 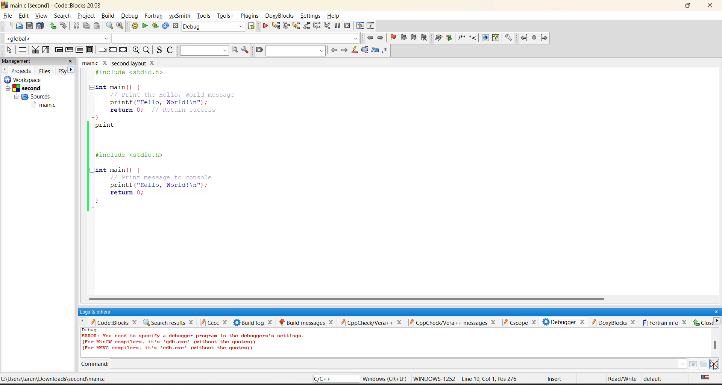 I want to click on file name, so click(x=119, y=63).